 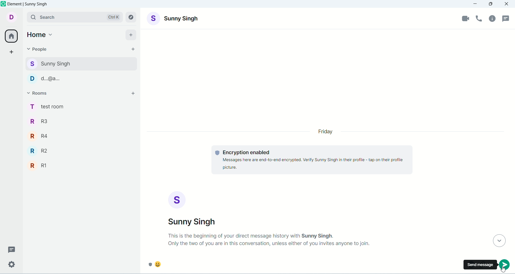 I want to click on threads, so click(x=507, y=18).